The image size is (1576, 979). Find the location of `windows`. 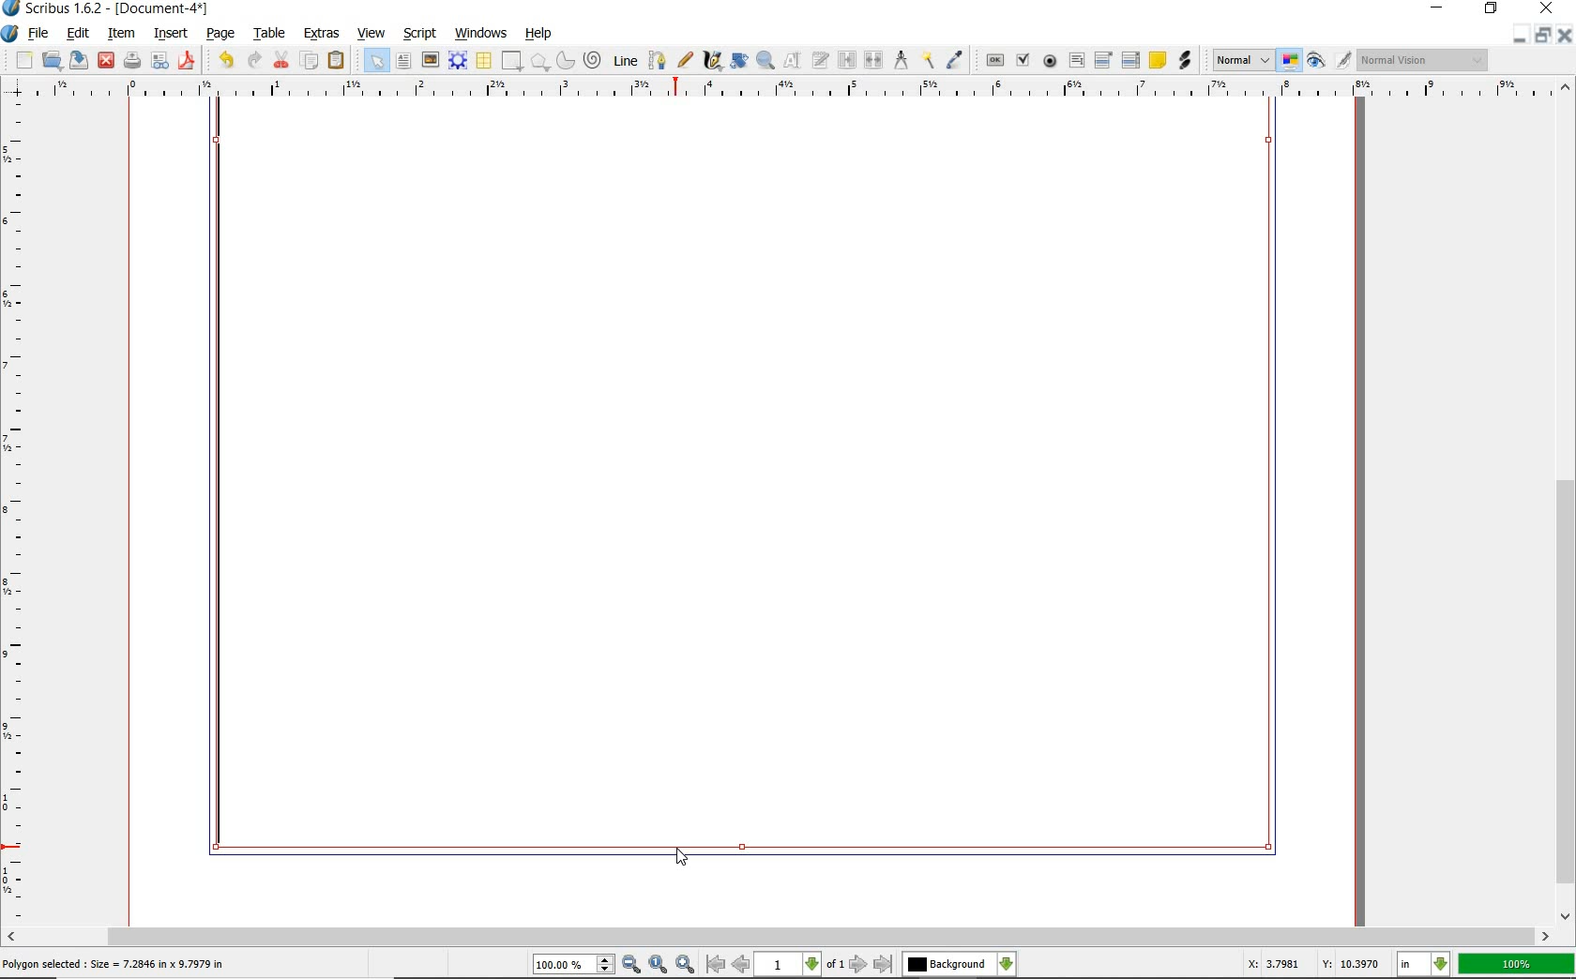

windows is located at coordinates (480, 33).